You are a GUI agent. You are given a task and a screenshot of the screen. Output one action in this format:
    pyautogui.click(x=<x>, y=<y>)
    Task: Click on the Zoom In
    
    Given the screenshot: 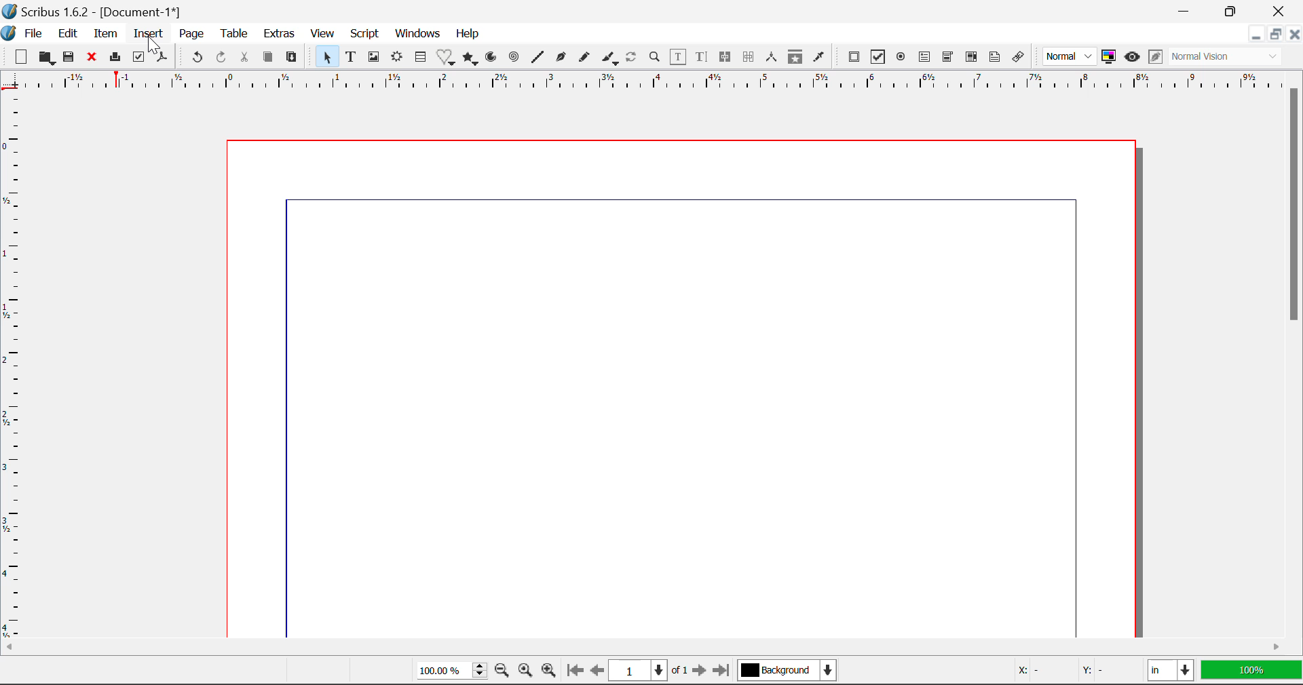 What is the action you would take?
    pyautogui.click(x=549, y=671)
    